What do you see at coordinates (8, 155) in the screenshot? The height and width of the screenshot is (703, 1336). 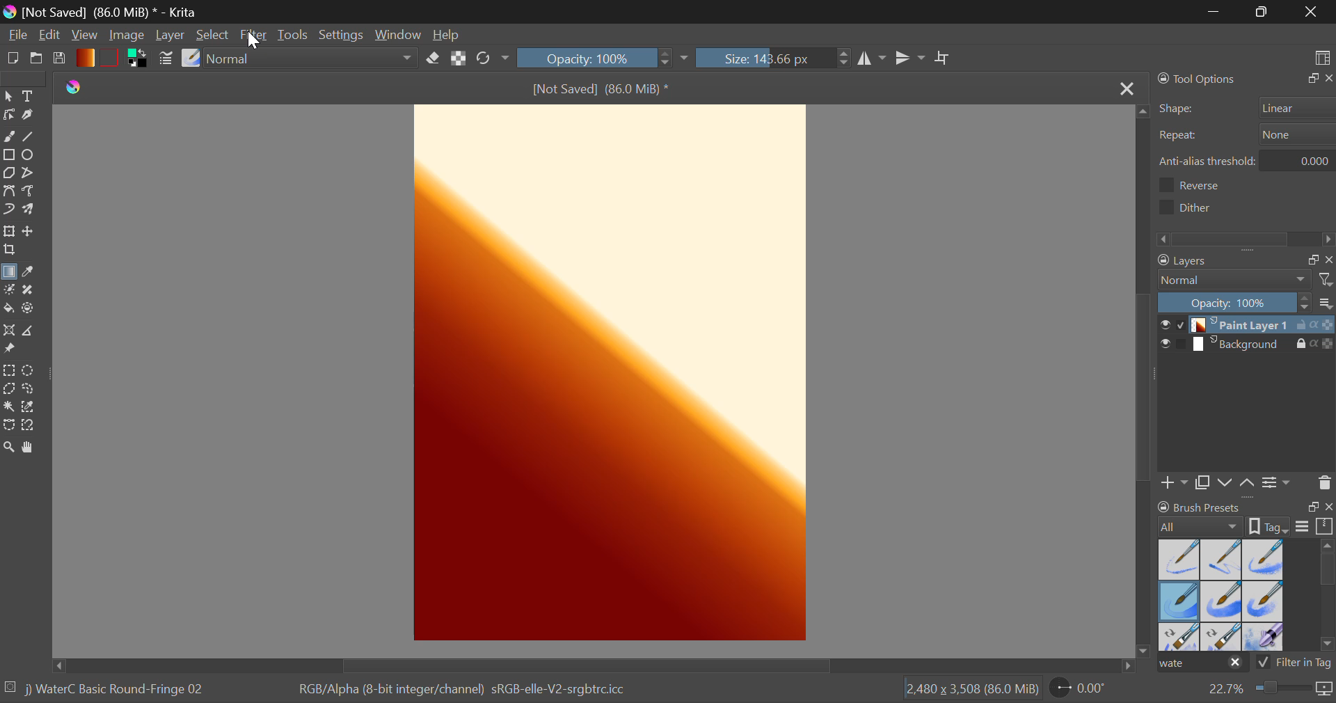 I see `Rectangle` at bounding box center [8, 155].